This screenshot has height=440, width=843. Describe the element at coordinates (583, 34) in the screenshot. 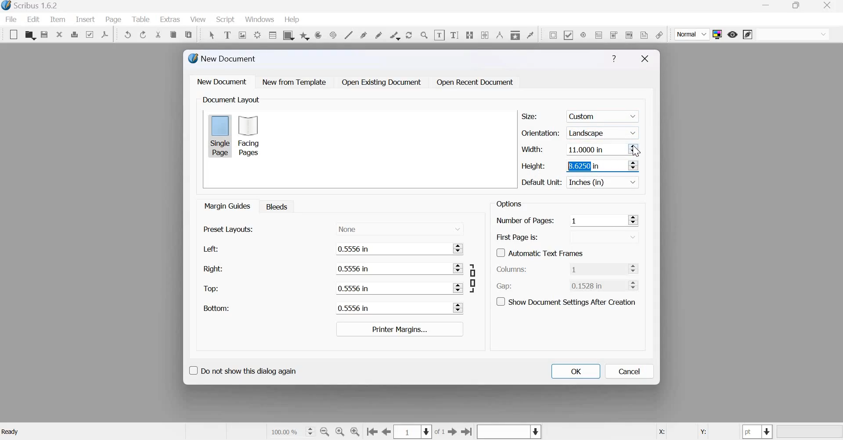

I see `PDF radio button` at that location.